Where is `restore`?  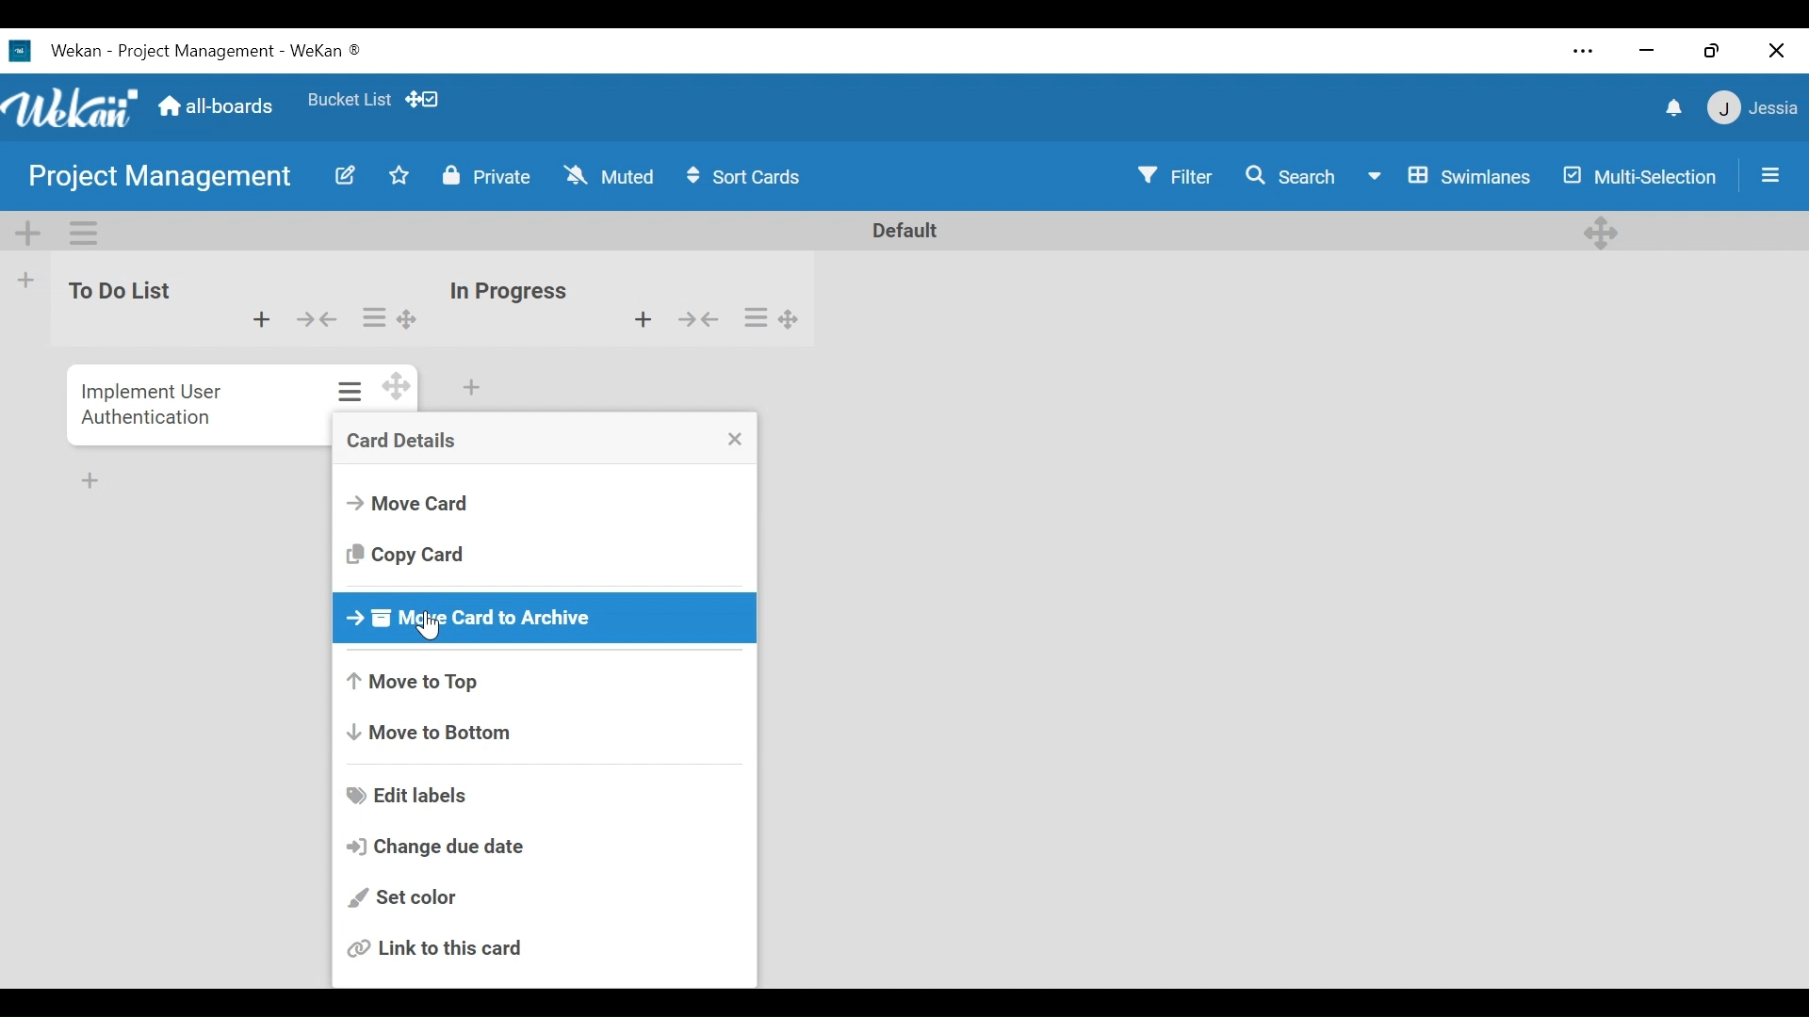 restore is located at coordinates (1711, 50).